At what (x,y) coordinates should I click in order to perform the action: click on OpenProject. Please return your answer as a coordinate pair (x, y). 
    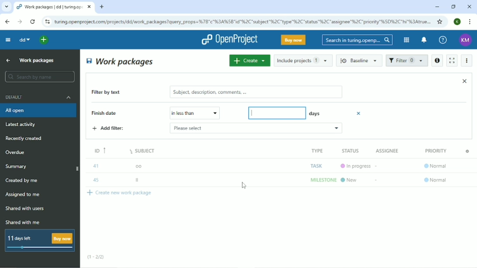
    Looking at the image, I should click on (229, 40).